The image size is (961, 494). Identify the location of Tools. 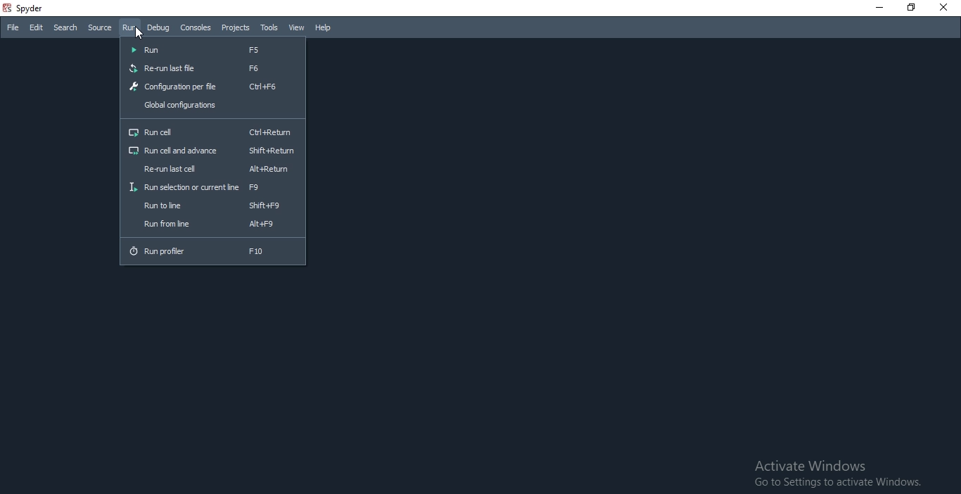
(268, 27).